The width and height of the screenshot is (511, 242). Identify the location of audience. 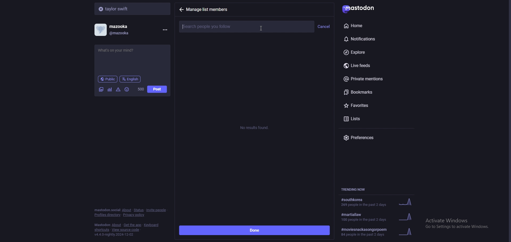
(108, 79).